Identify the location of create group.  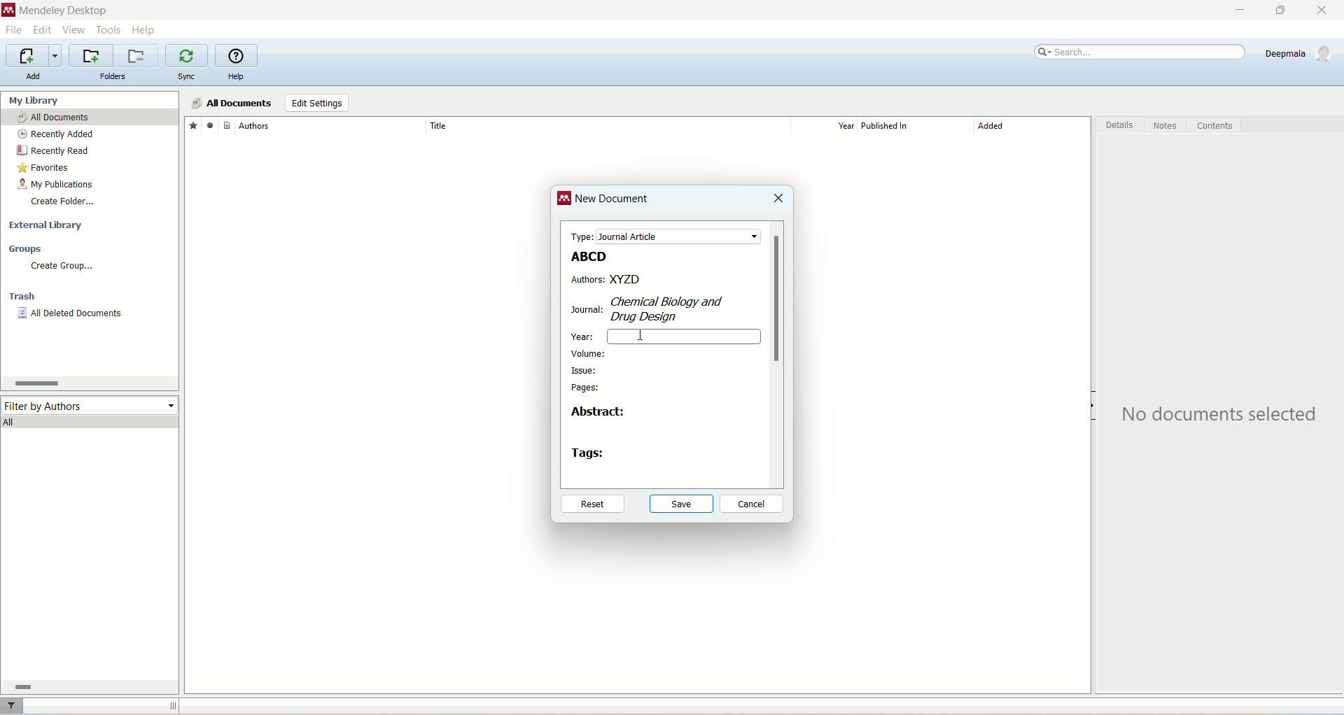
(61, 266).